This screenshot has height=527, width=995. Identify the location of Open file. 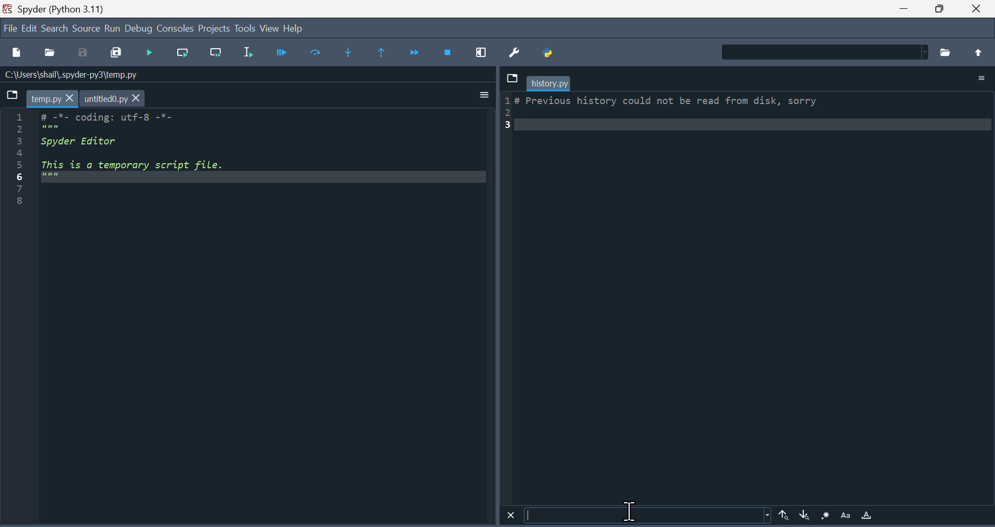
(50, 53).